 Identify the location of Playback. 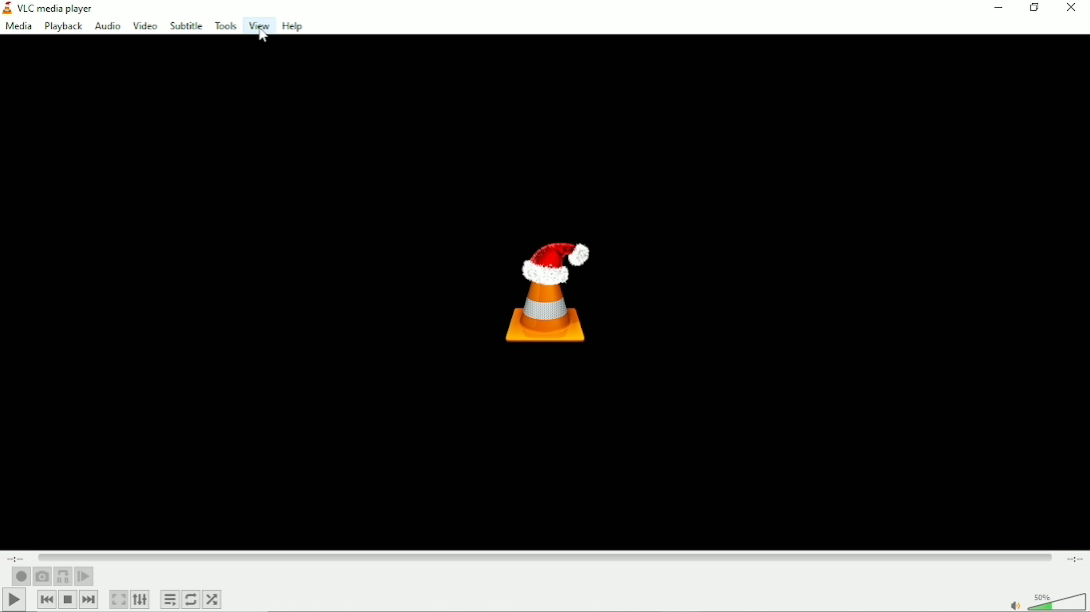
(64, 26).